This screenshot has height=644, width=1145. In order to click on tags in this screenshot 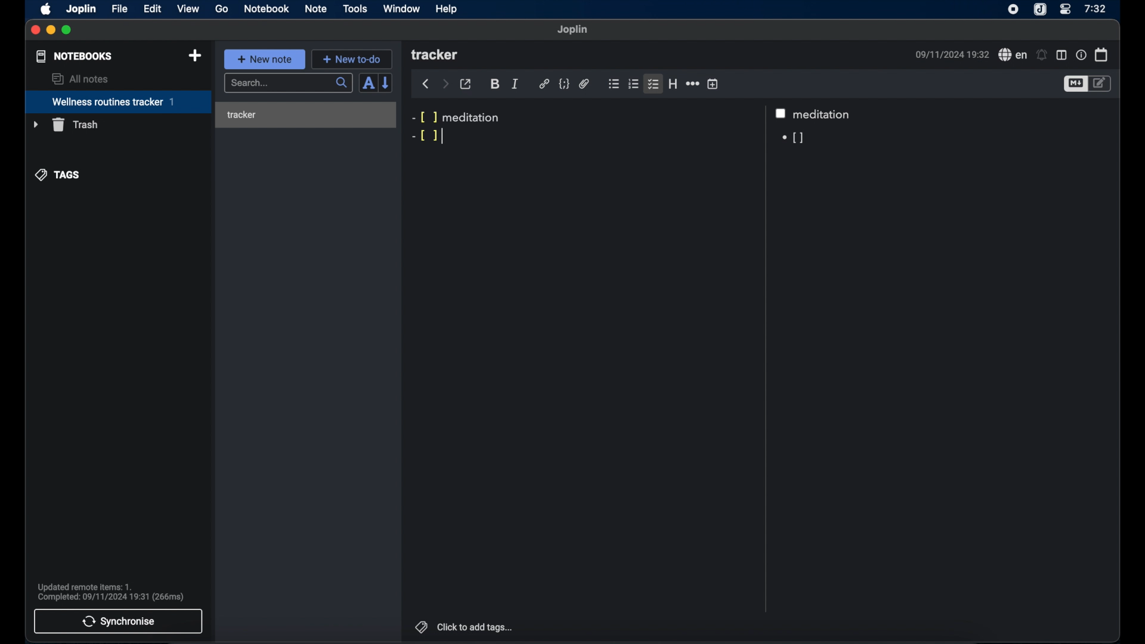, I will do `click(58, 175)`.